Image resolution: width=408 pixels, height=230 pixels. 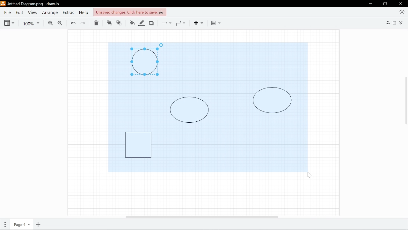 What do you see at coordinates (401, 4) in the screenshot?
I see `Close window` at bounding box center [401, 4].